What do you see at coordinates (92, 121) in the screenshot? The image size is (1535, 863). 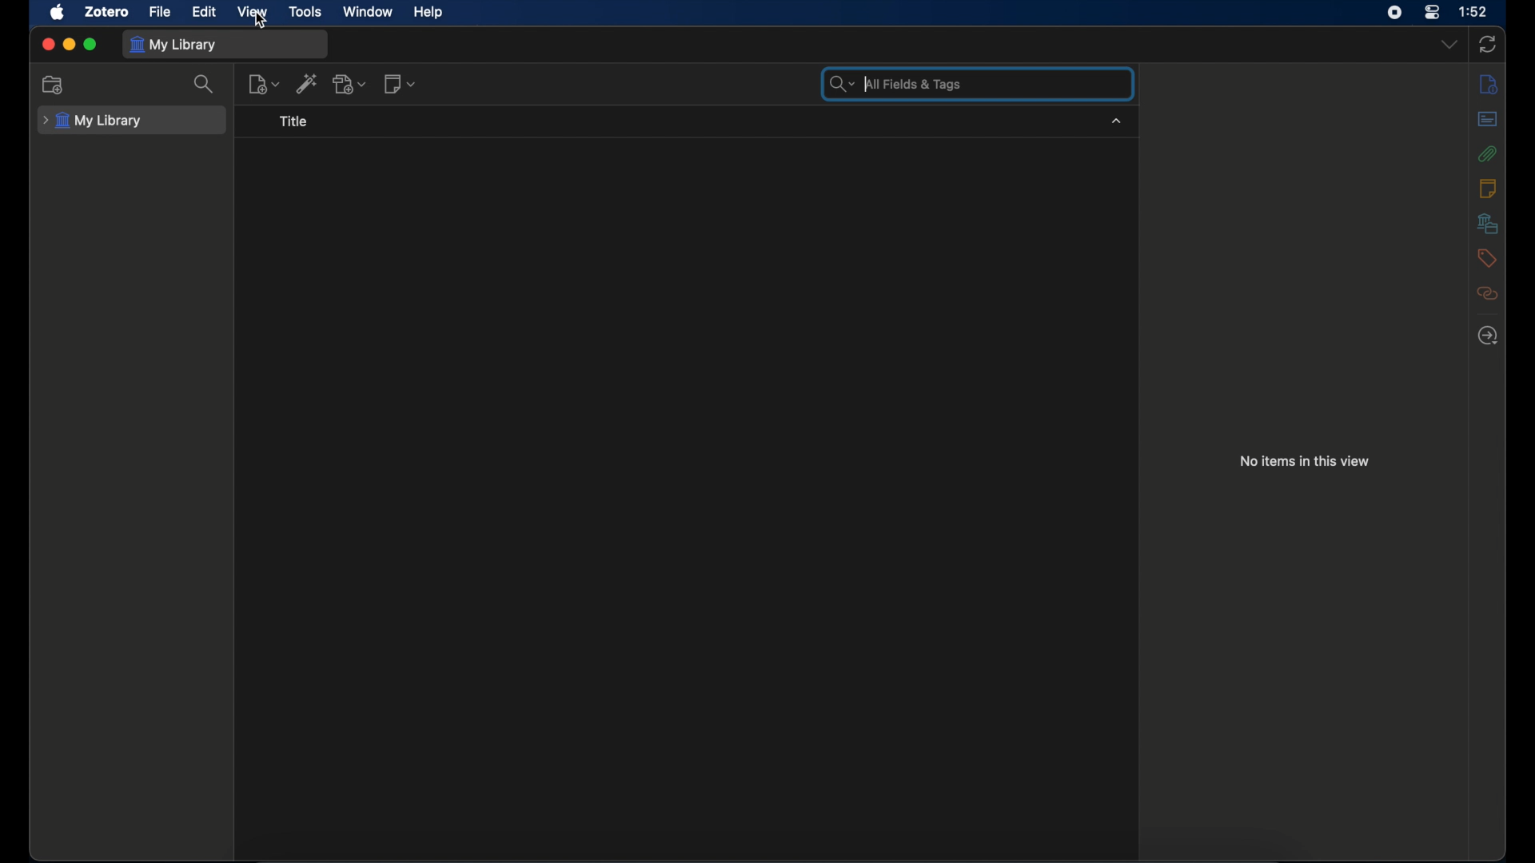 I see `my library` at bounding box center [92, 121].